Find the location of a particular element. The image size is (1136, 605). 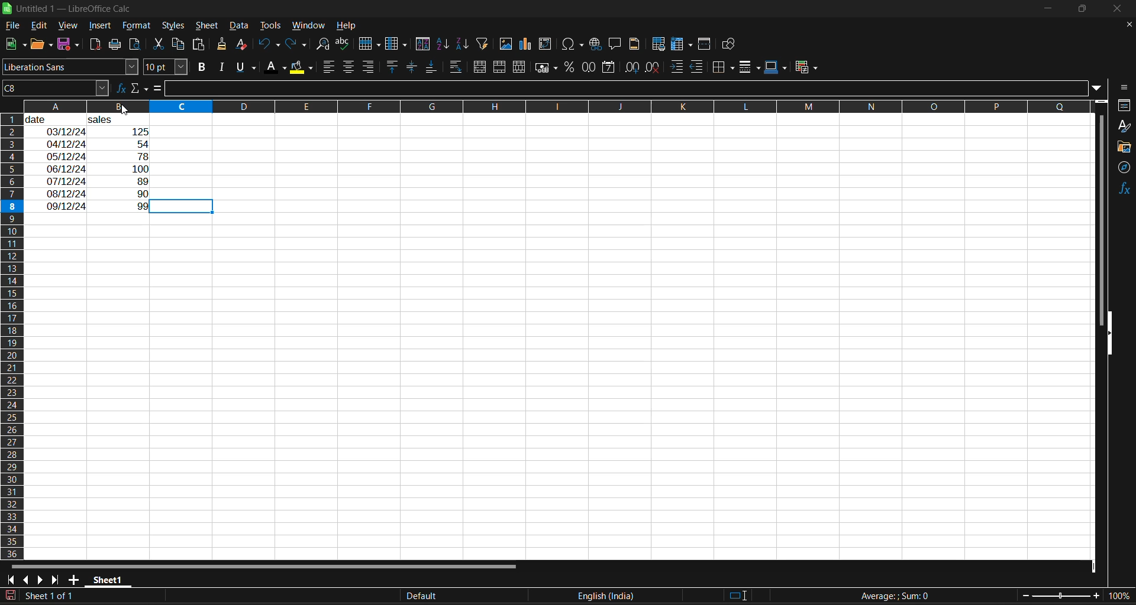

align center is located at coordinates (348, 68).